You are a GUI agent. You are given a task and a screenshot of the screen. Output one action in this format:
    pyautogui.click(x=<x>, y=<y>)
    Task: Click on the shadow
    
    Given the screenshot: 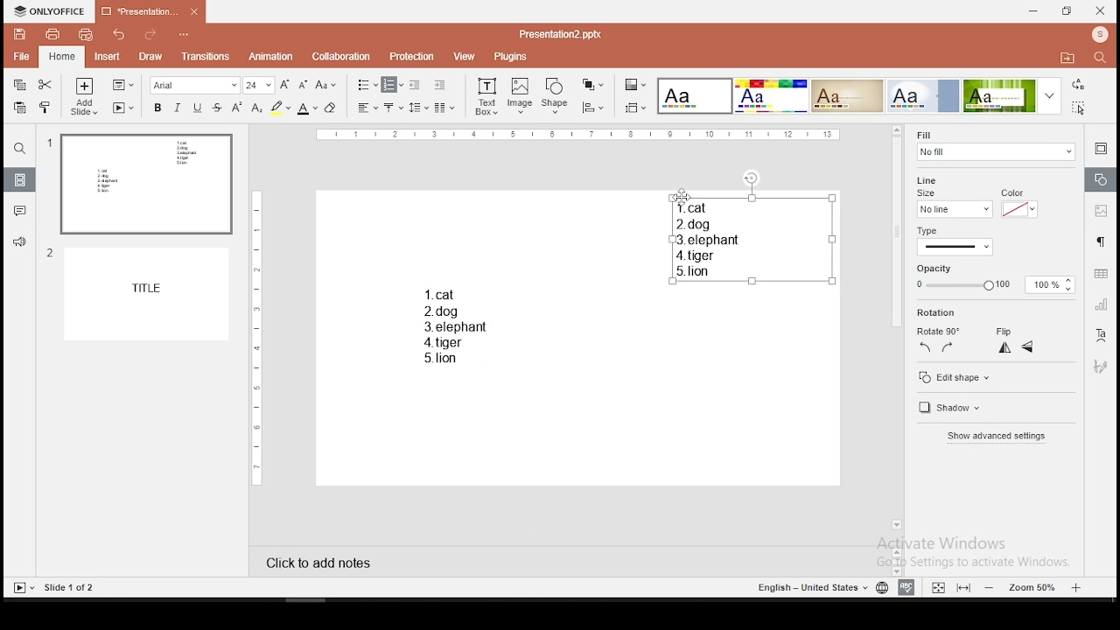 What is the action you would take?
    pyautogui.click(x=961, y=409)
    